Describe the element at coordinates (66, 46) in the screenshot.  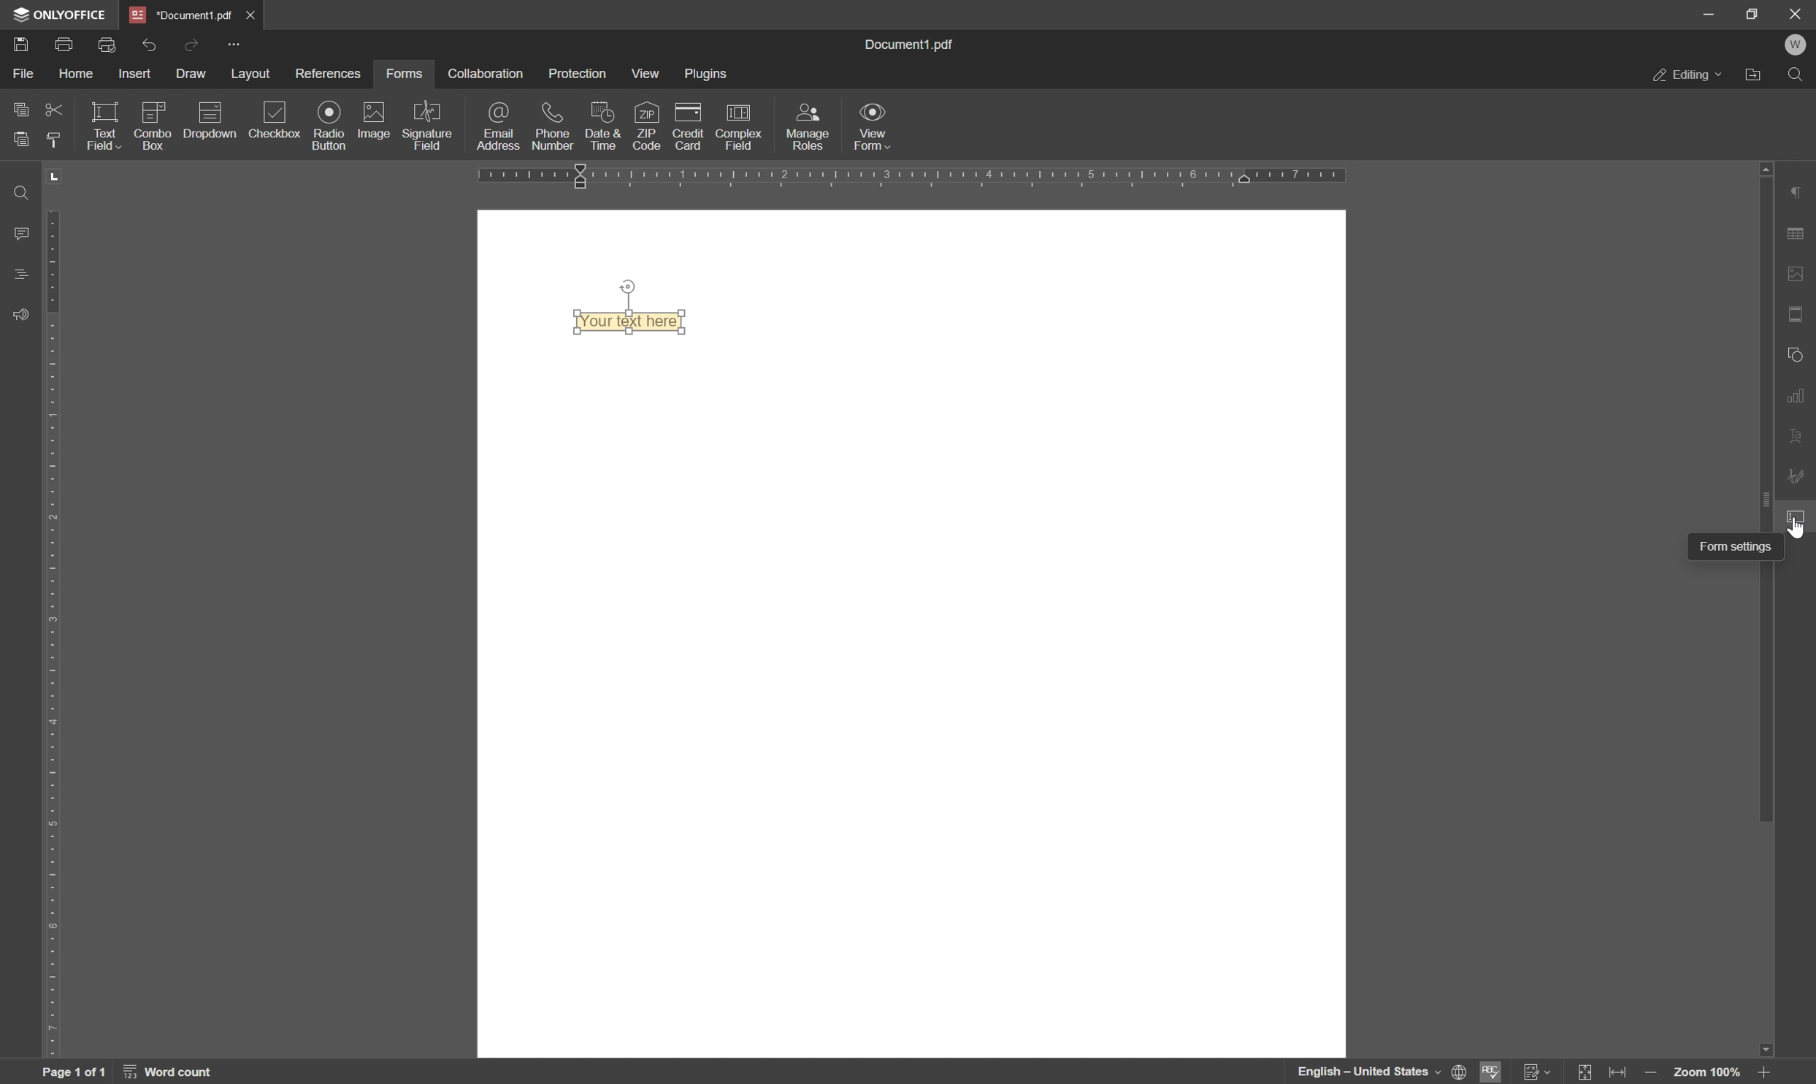
I see `print` at that location.